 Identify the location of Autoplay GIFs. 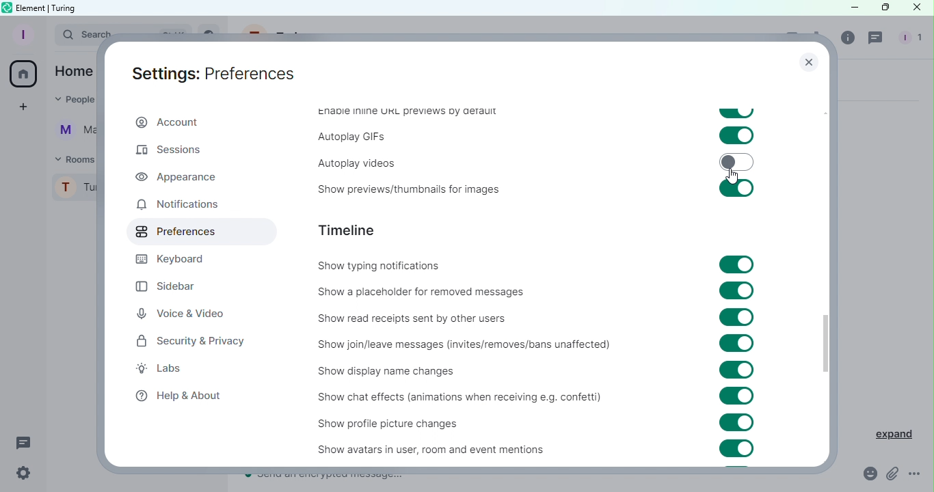
(352, 137).